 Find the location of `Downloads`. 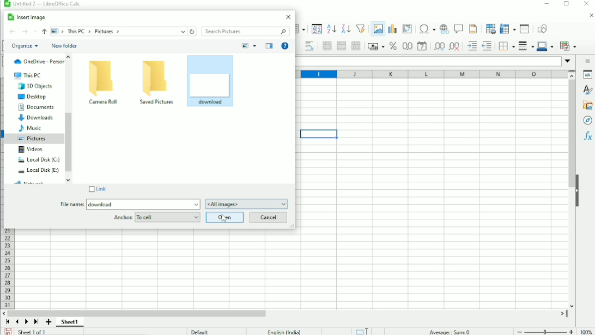

Downloads is located at coordinates (37, 117).